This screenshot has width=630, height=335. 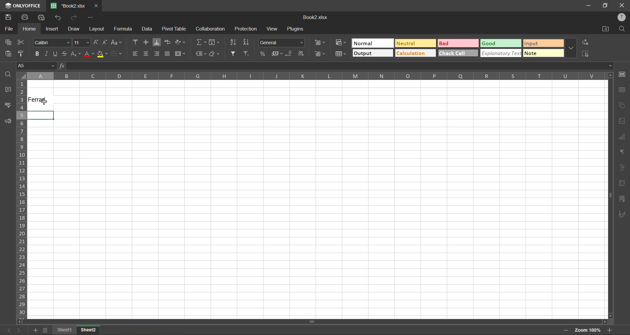 What do you see at coordinates (606, 6) in the screenshot?
I see `maximize` at bounding box center [606, 6].